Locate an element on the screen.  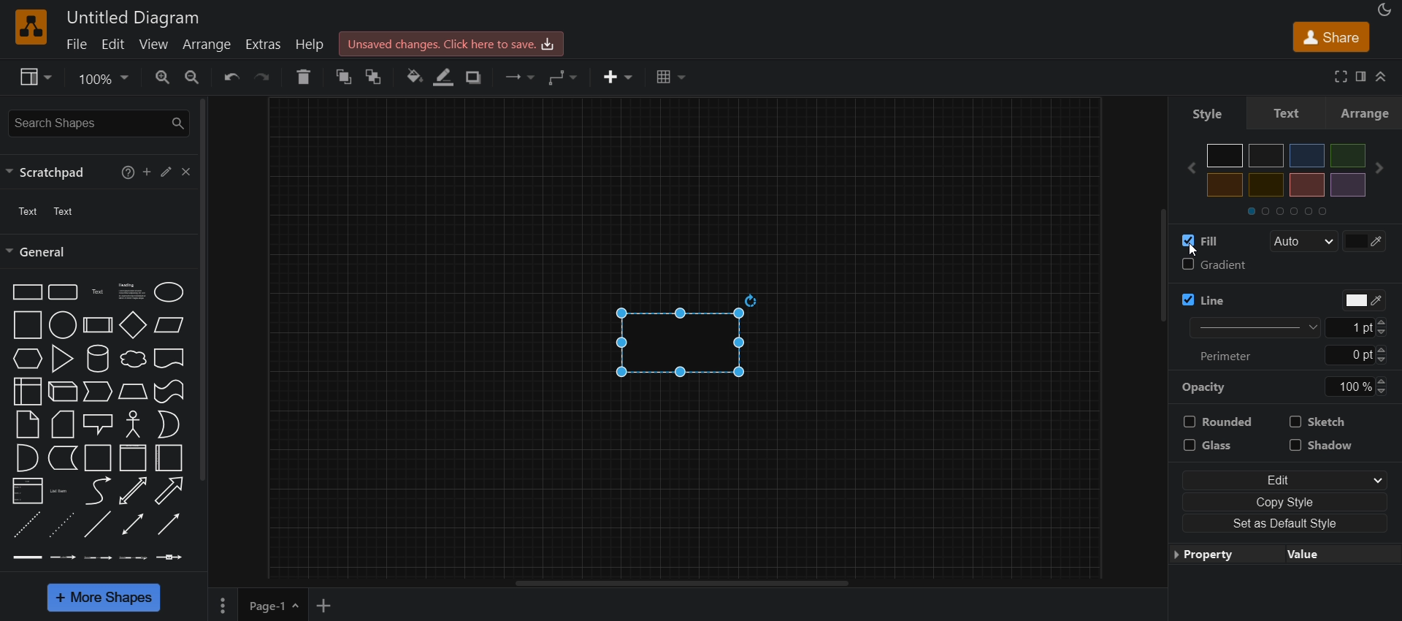
logo is located at coordinates (32, 27).